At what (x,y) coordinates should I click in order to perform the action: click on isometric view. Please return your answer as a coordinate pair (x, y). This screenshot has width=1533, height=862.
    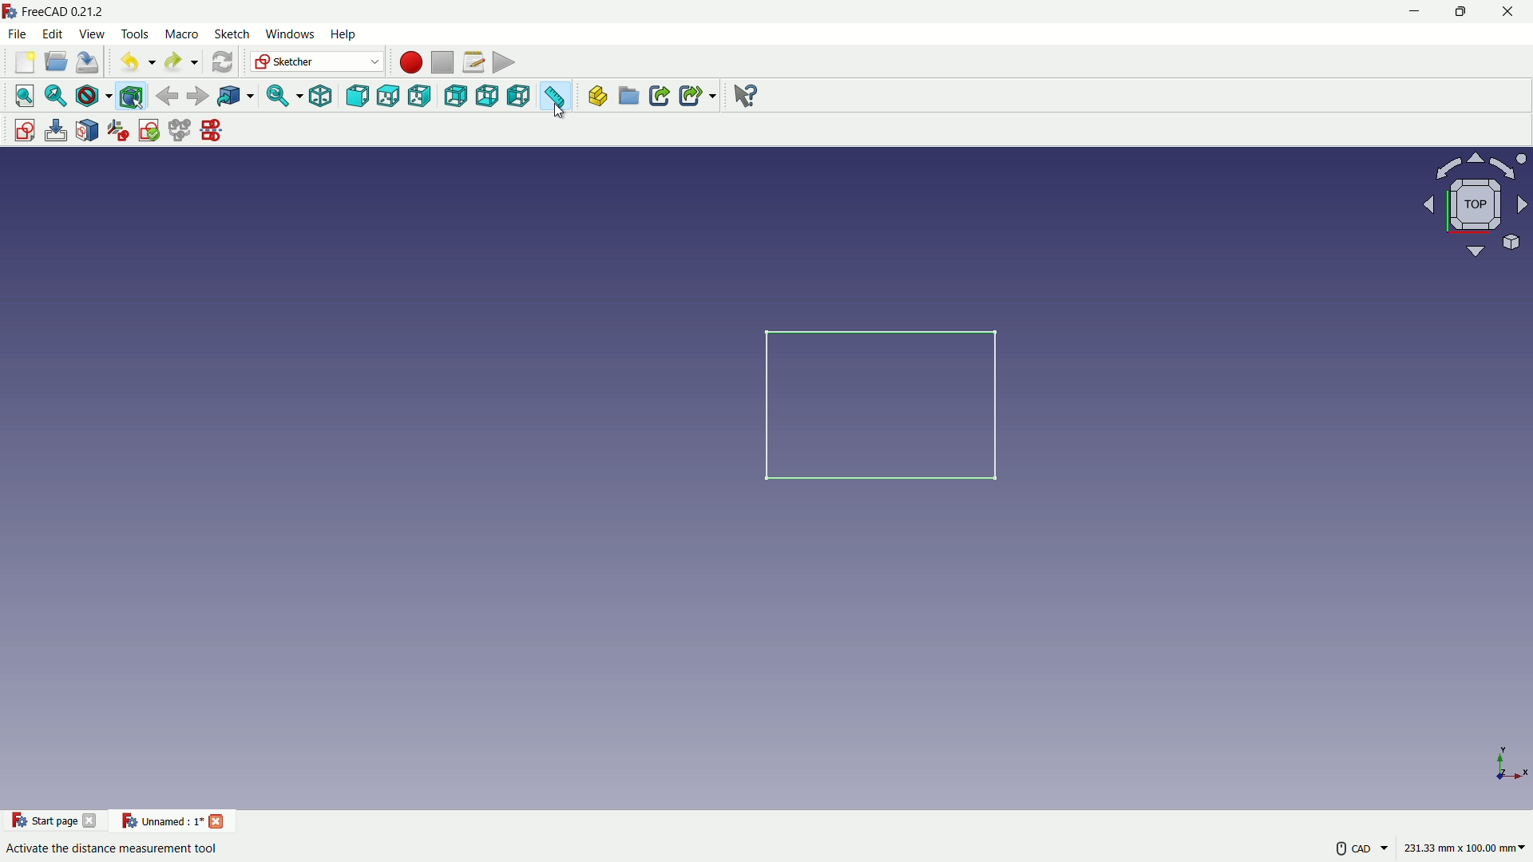
    Looking at the image, I should click on (315, 96).